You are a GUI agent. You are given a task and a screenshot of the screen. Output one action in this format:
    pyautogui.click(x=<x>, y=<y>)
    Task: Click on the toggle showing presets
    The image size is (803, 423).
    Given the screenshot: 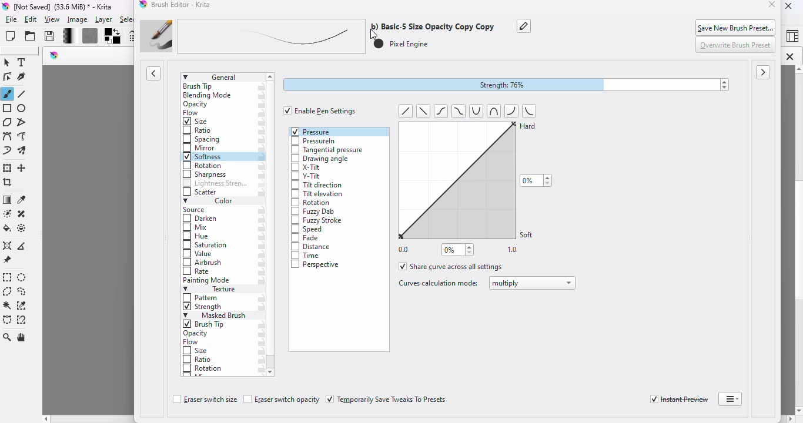 What is the action you would take?
    pyautogui.click(x=154, y=73)
    